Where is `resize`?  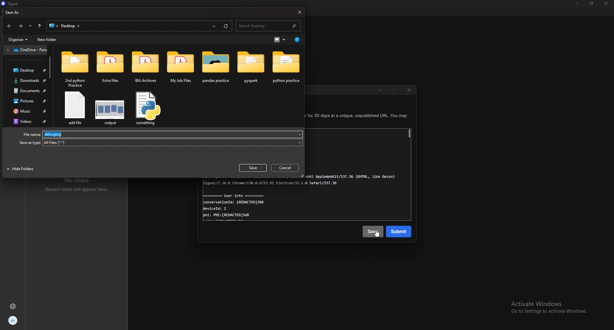
resize is located at coordinates (591, 3).